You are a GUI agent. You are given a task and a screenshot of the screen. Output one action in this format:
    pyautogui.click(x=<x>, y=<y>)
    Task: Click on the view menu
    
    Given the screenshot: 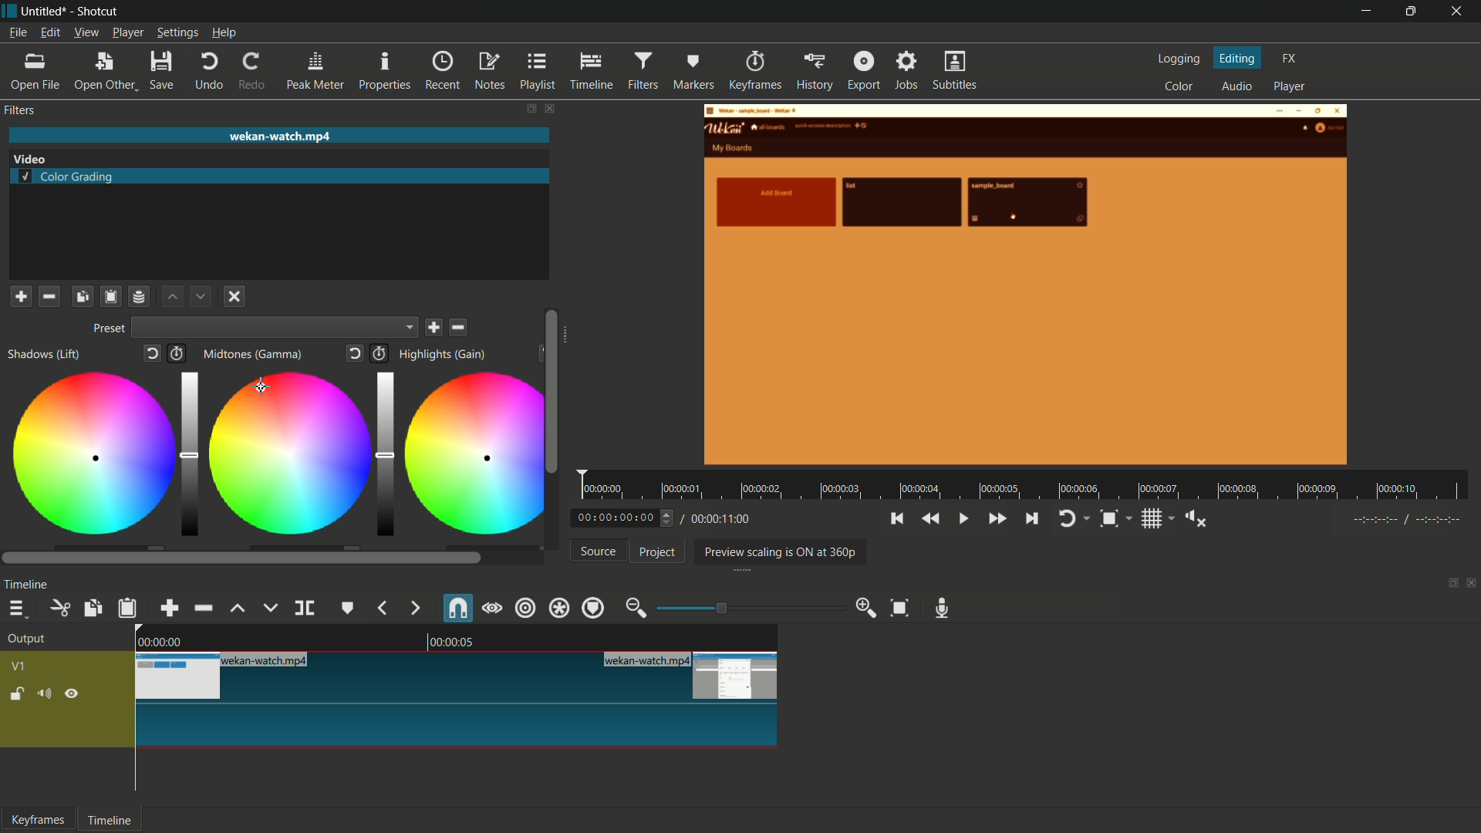 What is the action you would take?
    pyautogui.click(x=86, y=33)
    